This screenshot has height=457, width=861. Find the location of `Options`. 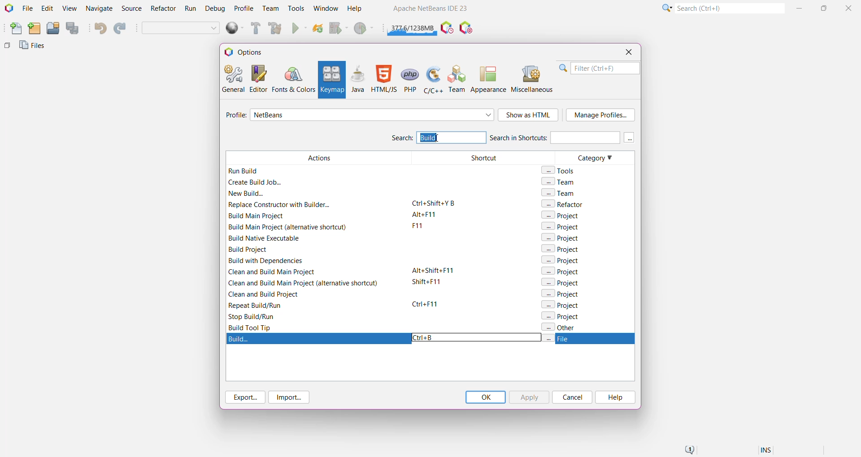

Options is located at coordinates (248, 52).